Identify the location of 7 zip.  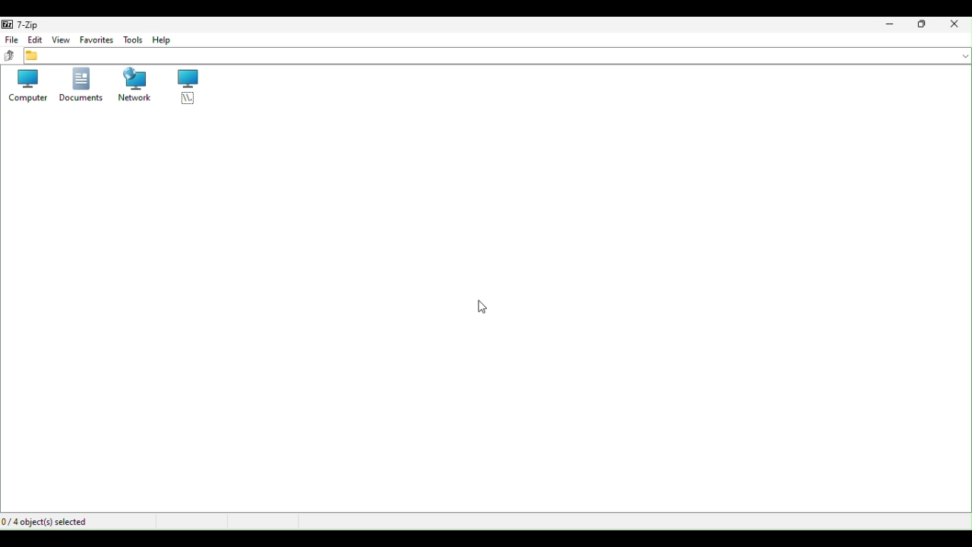
(28, 22).